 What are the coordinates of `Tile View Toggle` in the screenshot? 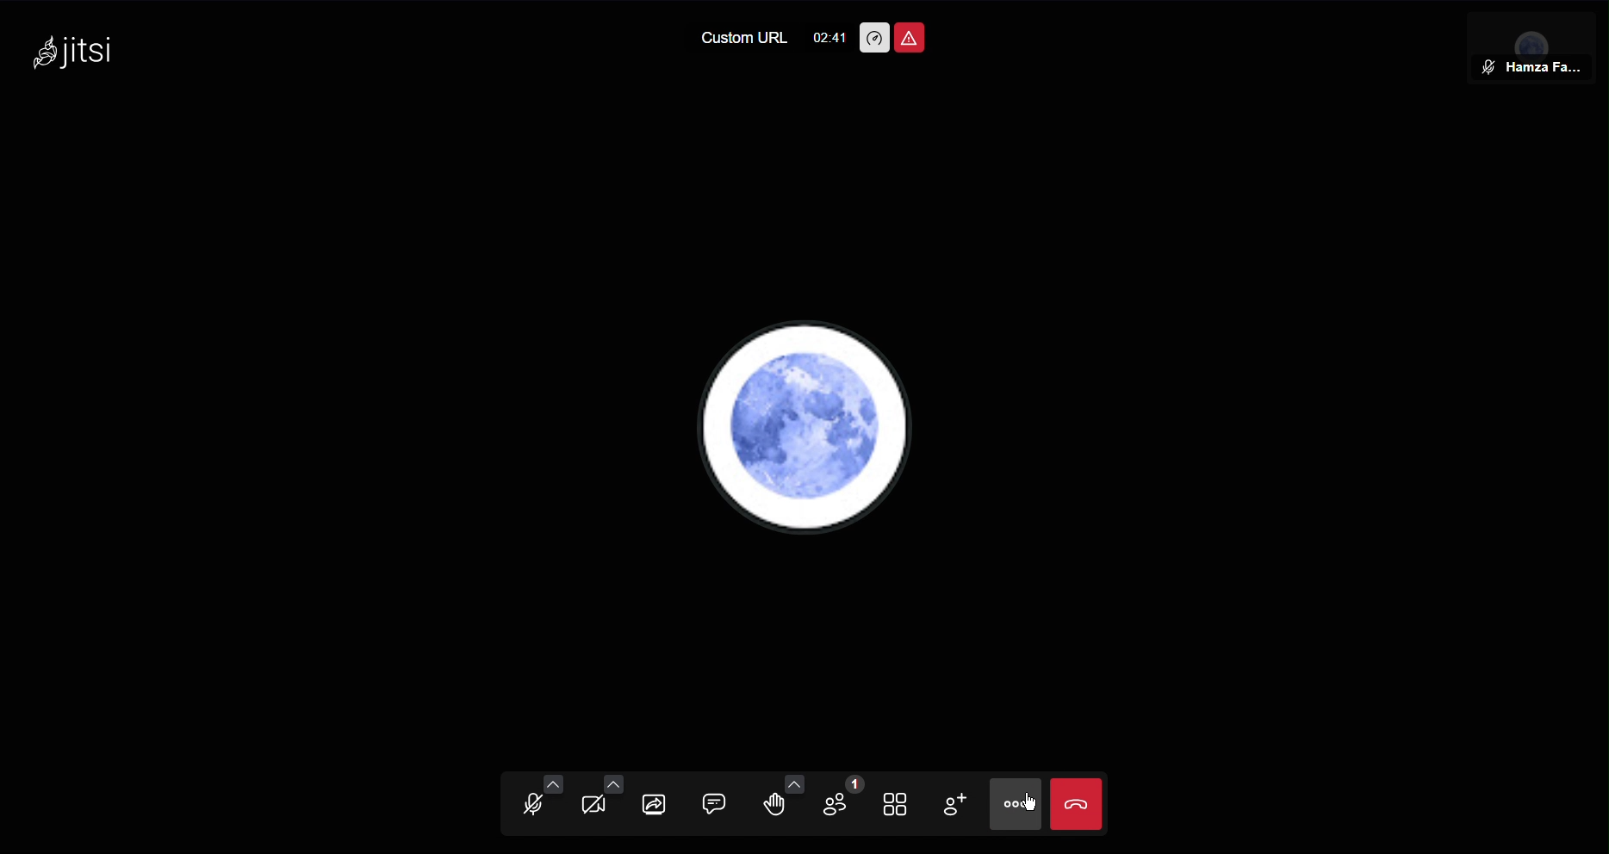 It's located at (901, 803).